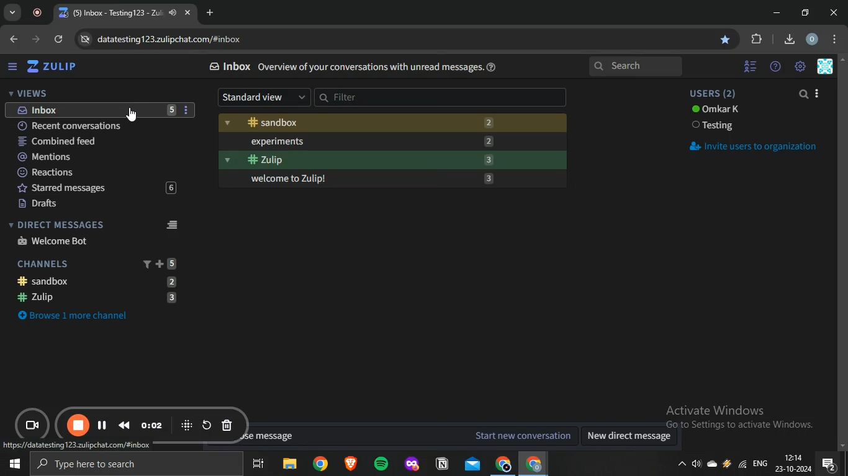  I want to click on google chrome, so click(502, 464).